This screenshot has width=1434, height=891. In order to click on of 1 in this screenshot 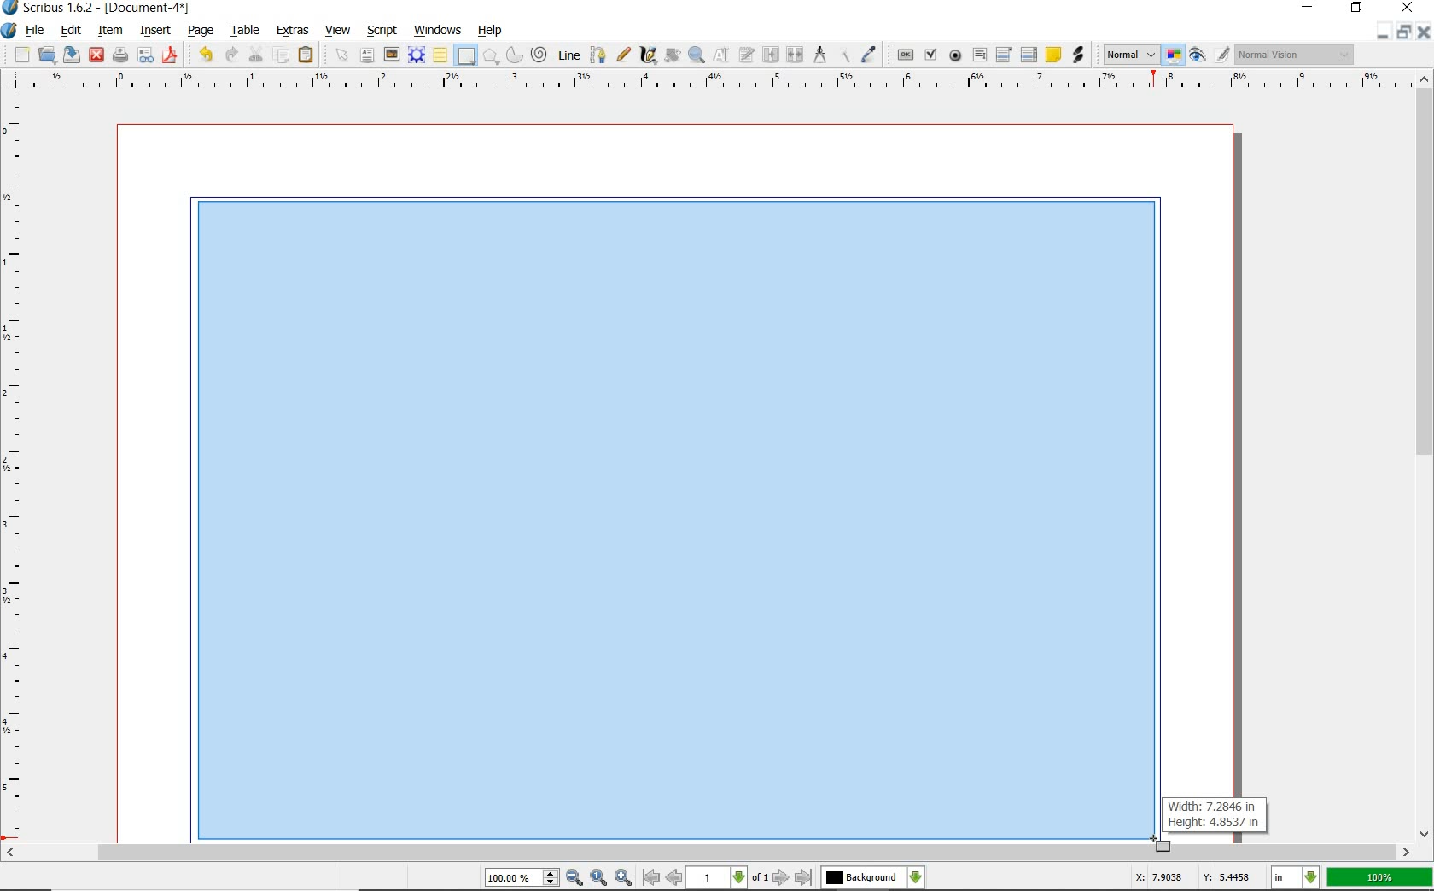, I will do `click(761, 878)`.